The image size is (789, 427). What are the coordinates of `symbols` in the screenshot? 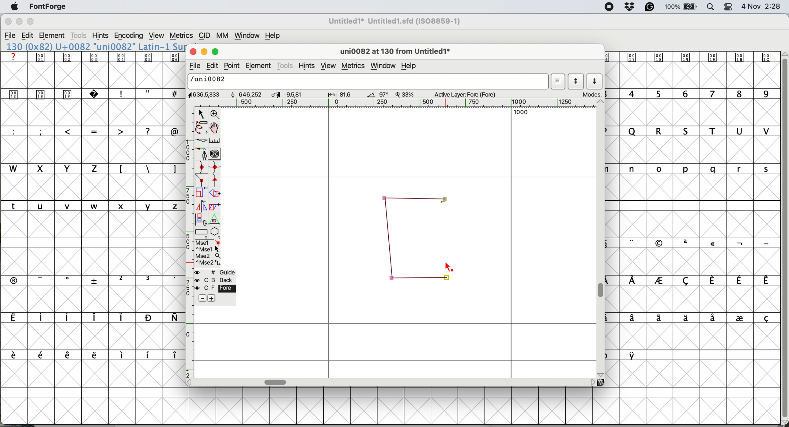 It's located at (94, 57).